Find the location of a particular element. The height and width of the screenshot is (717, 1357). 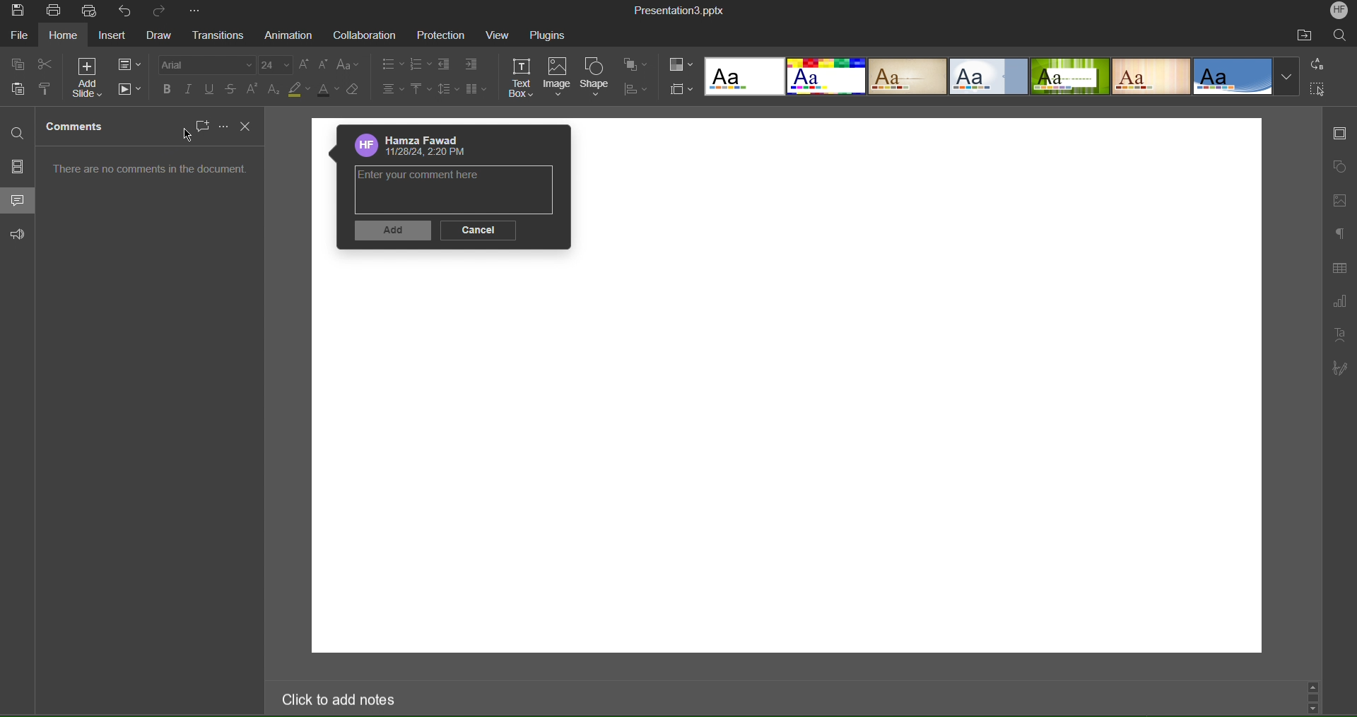

List Options is located at coordinates (422, 64).